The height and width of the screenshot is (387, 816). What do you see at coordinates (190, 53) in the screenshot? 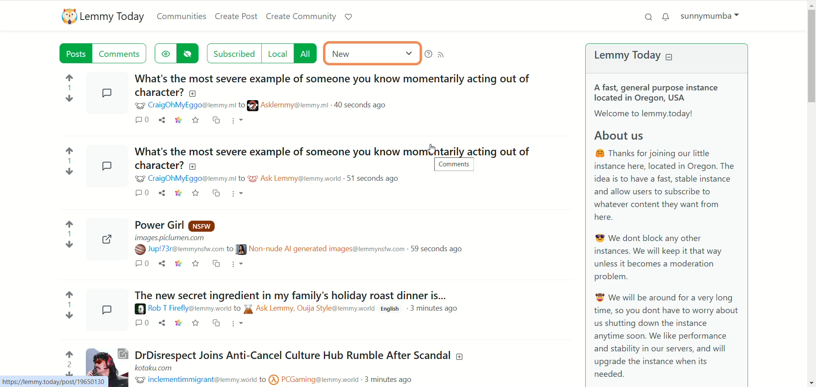
I see `hide post` at bounding box center [190, 53].